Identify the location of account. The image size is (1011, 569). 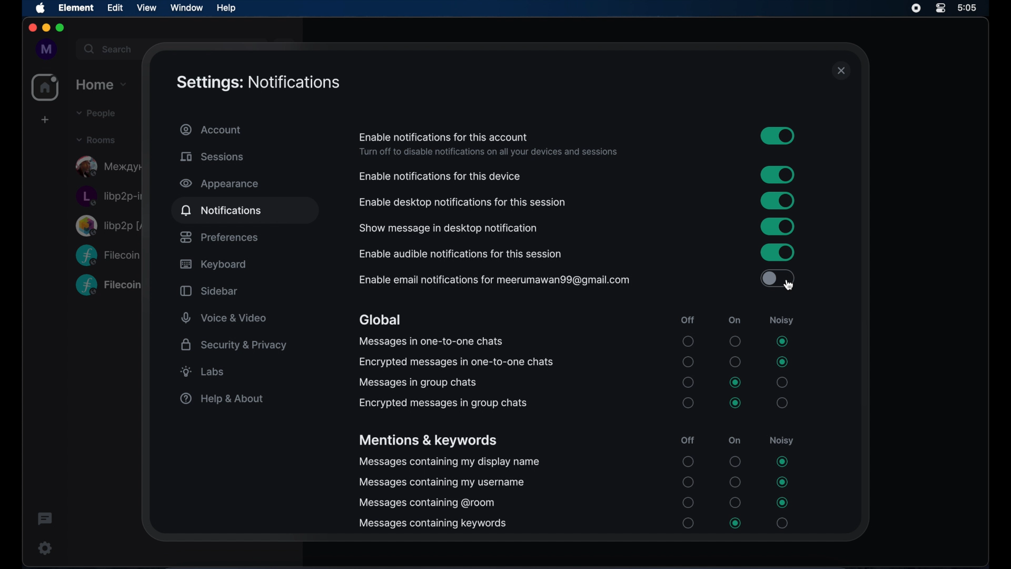
(211, 130).